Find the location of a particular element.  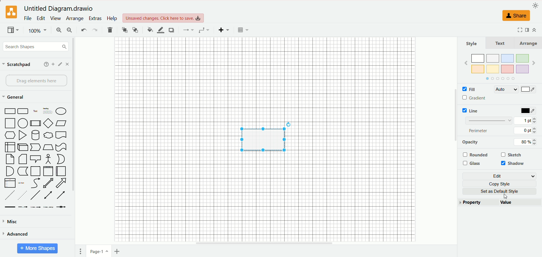

gradient is located at coordinates (475, 98).